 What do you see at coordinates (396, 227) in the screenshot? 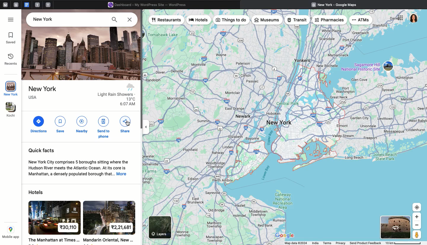
I see `Satelite` at bounding box center [396, 227].